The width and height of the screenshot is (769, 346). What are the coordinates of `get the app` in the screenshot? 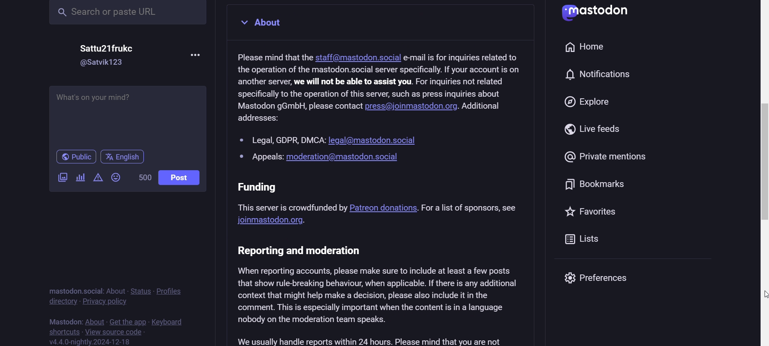 It's located at (127, 320).